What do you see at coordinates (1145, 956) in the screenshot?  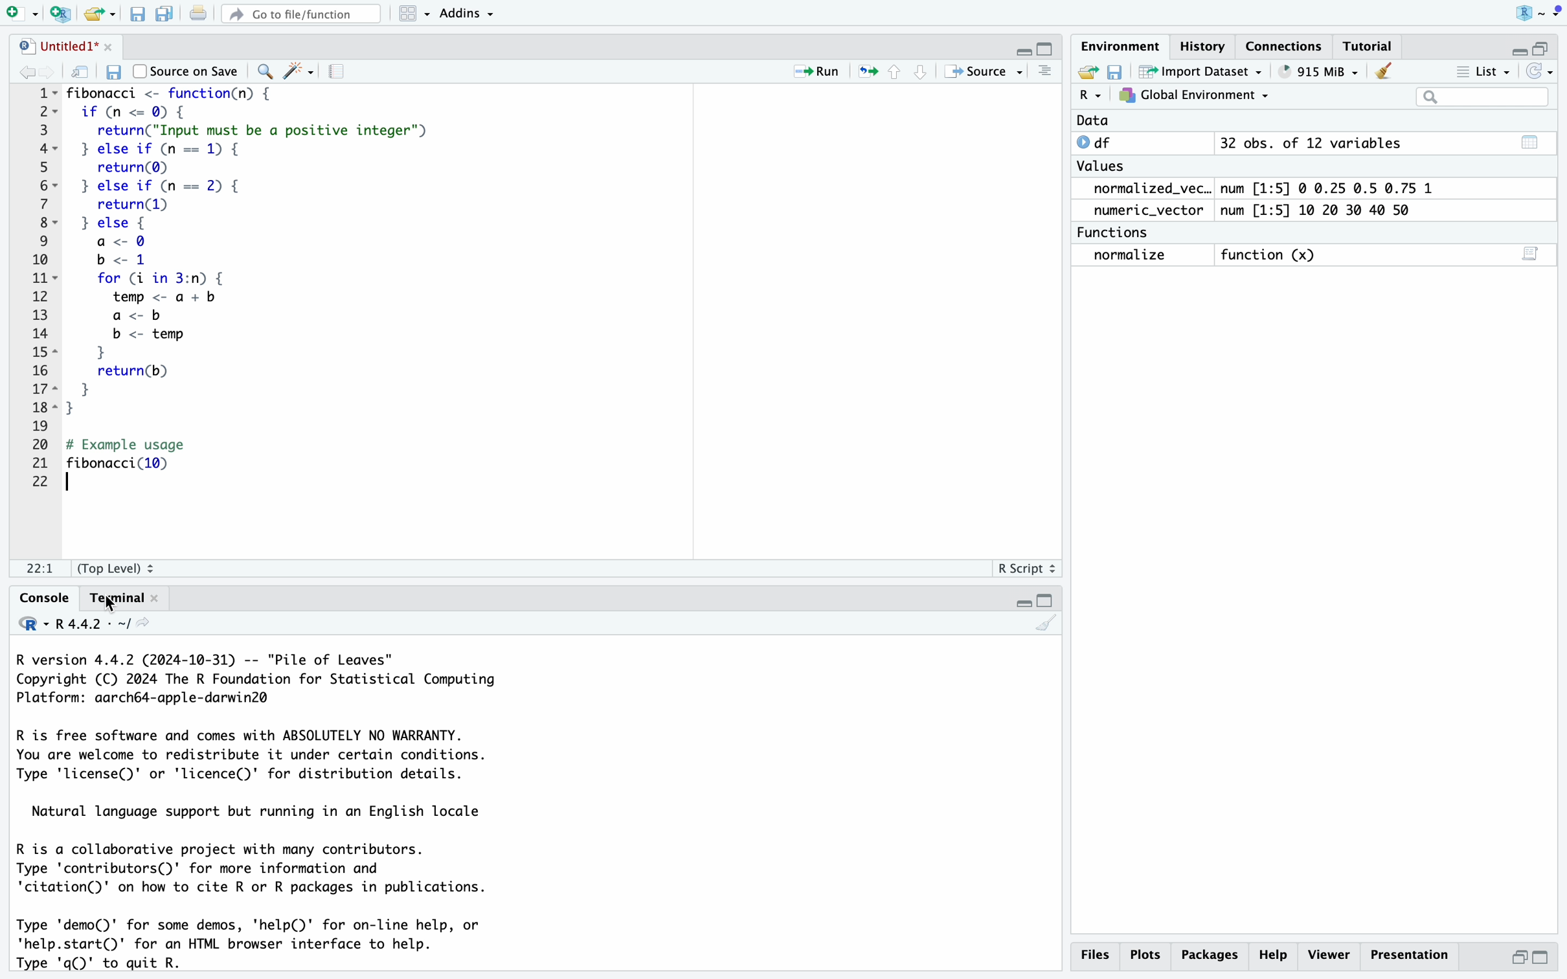 I see `plots` at bounding box center [1145, 956].